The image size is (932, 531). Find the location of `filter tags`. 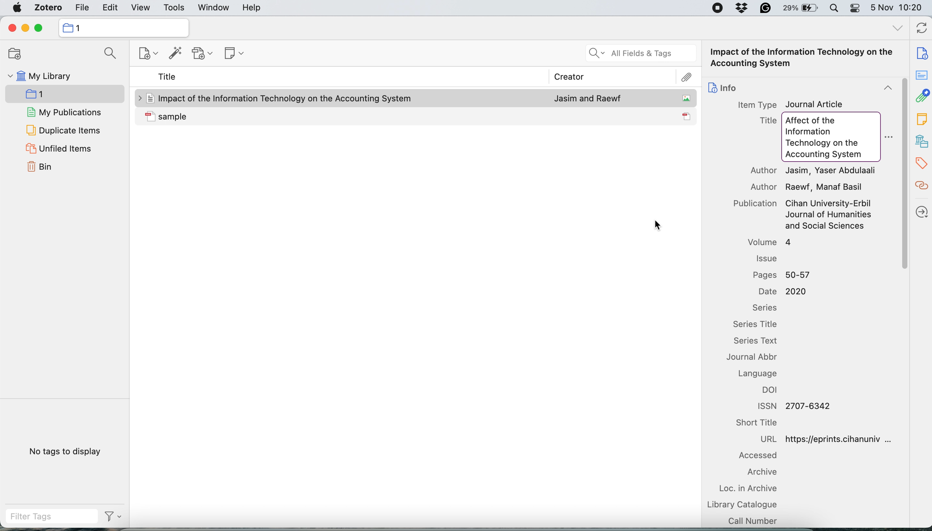

filter tags is located at coordinates (112, 516).